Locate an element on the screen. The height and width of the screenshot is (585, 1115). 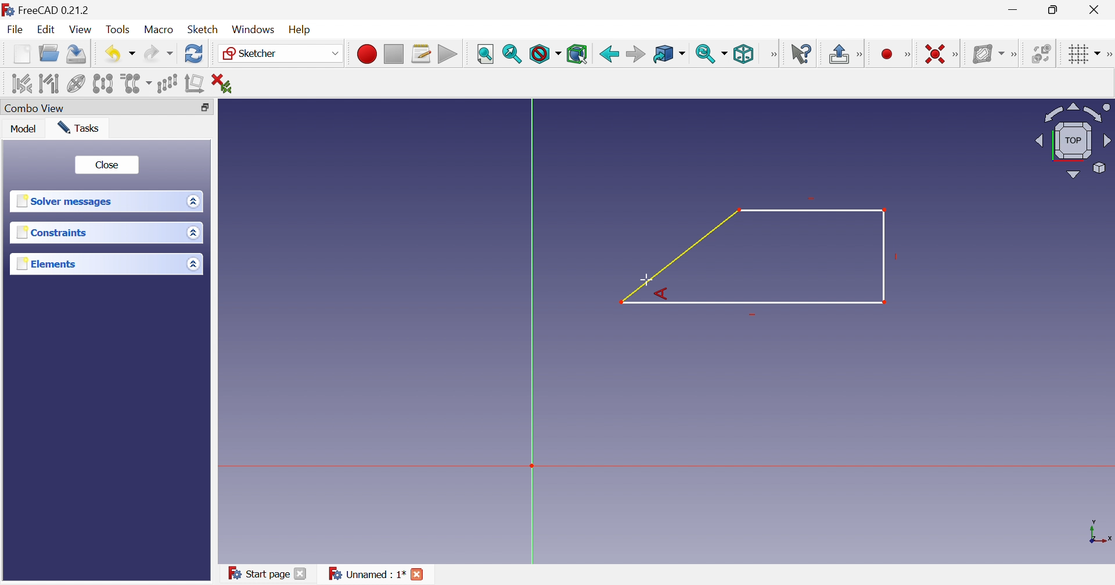
Isometric is located at coordinates (744, 54).